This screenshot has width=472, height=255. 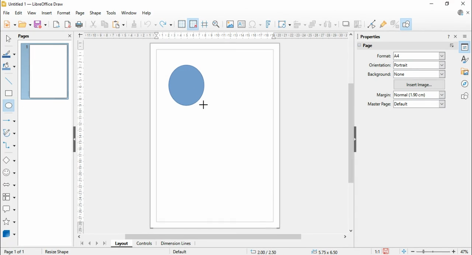 I want to click on hide, so click(x=355, y=140).